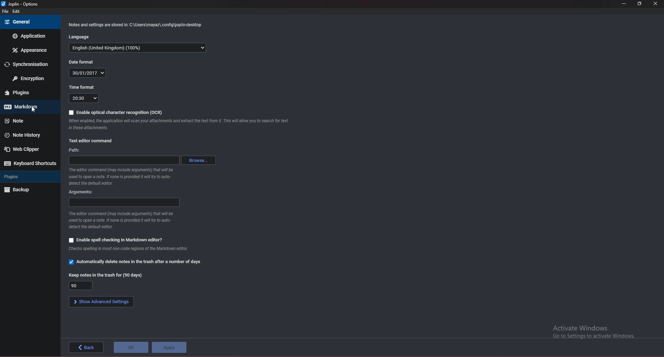 This screenshot has height=357, width=664. I want to click on path, so click(76, 149).